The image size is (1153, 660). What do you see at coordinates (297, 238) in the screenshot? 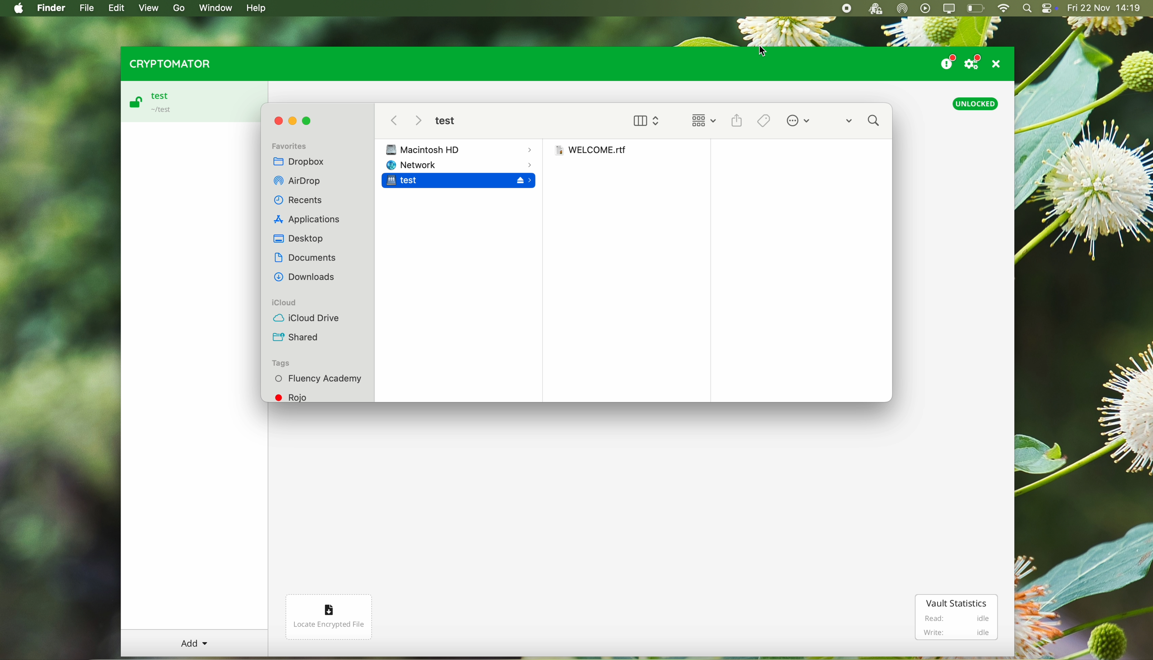
I see `desktop` at bounding box center [297, 238].